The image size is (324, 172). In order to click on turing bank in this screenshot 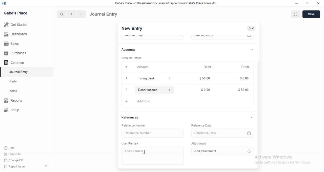, I will do `click(153, 79)`.